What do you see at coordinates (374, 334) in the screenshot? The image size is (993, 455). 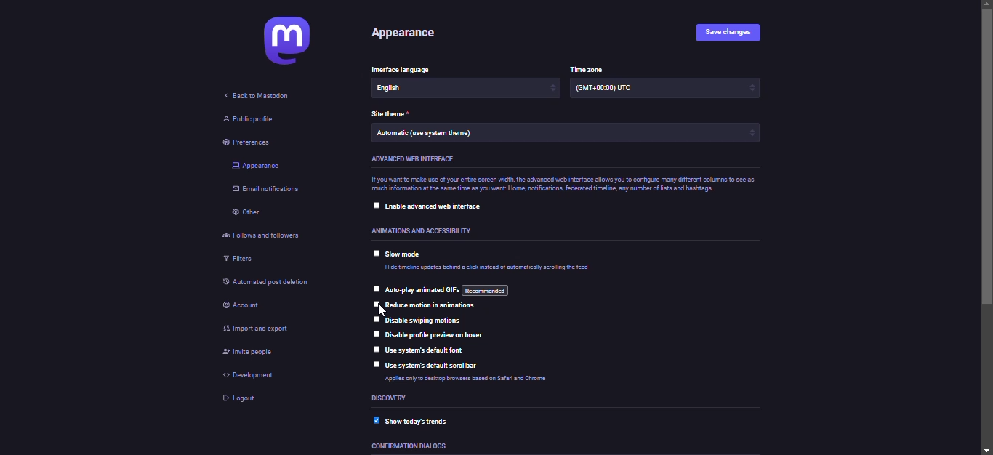 I see `click to select` at bounding box center [374, 334].